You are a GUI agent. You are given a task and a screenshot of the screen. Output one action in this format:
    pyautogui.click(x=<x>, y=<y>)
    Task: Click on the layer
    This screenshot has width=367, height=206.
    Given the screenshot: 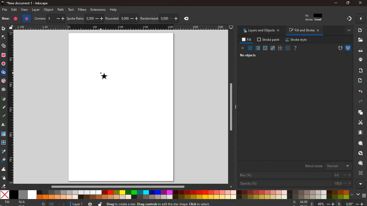 What is the action you would take?
    pyautogui.click(x=35, y=10)
    